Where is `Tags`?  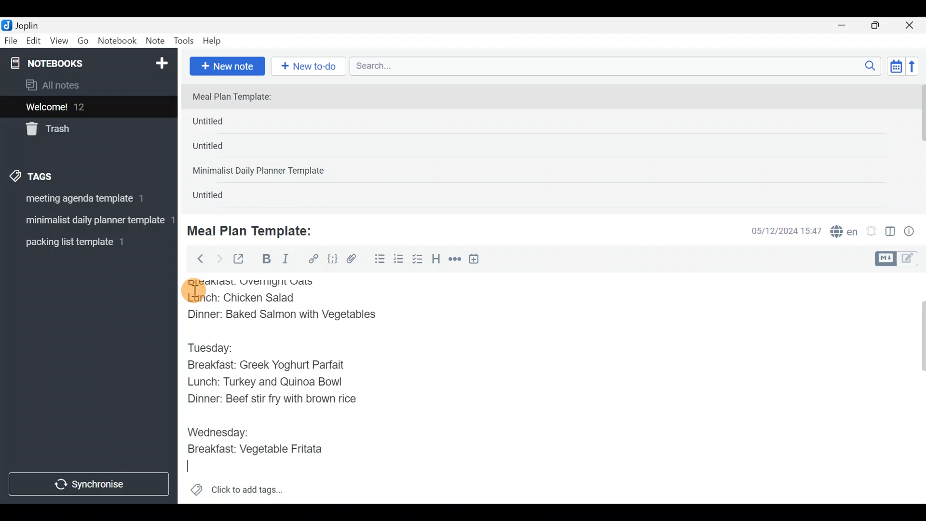
Tags is located at coordinates (54, 175).